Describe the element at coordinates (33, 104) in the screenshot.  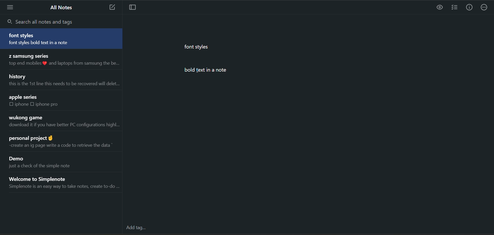
I see `checkbox` at that location.